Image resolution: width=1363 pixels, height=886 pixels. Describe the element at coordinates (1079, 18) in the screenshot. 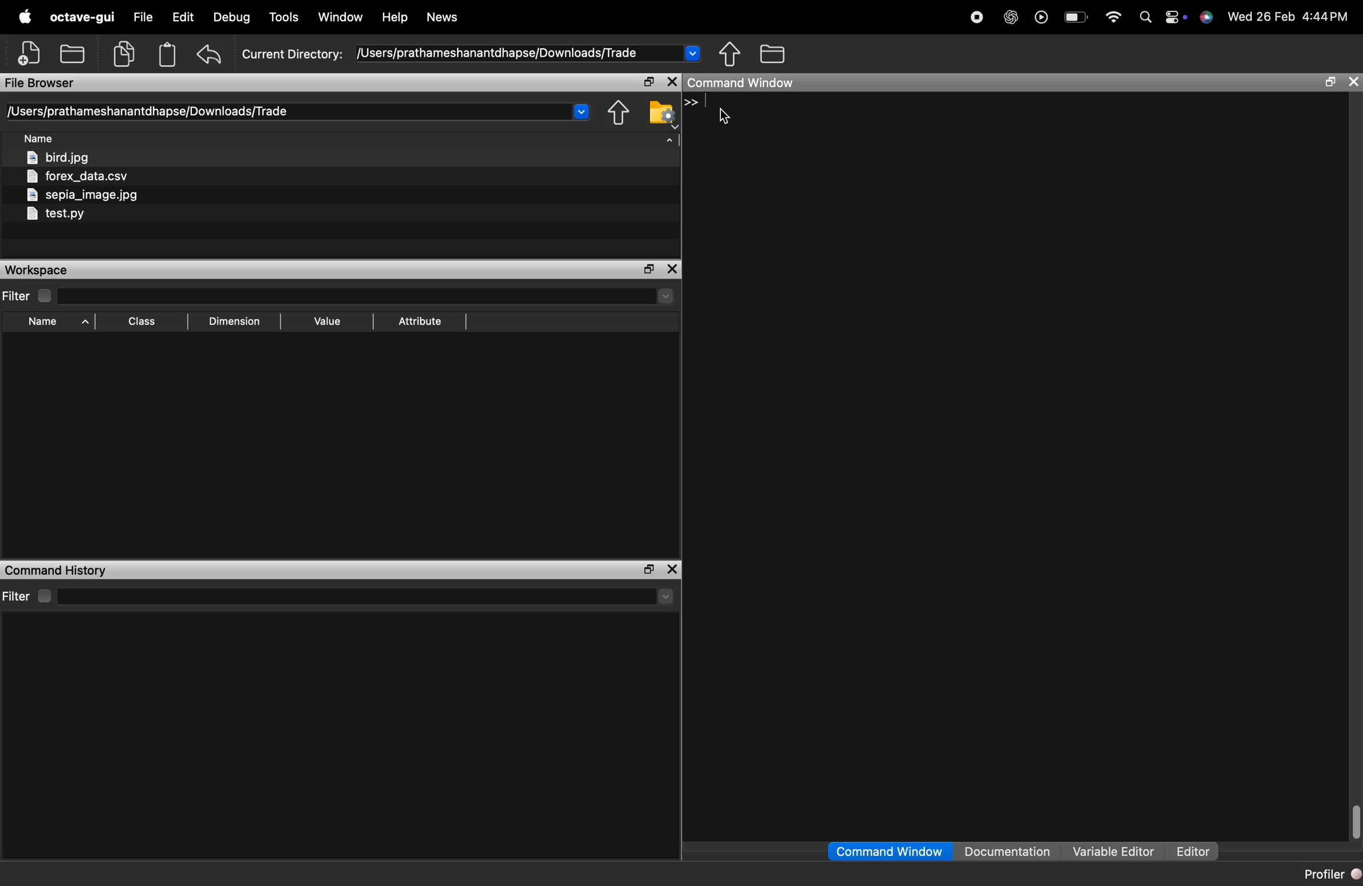

I see `battery` at that location.